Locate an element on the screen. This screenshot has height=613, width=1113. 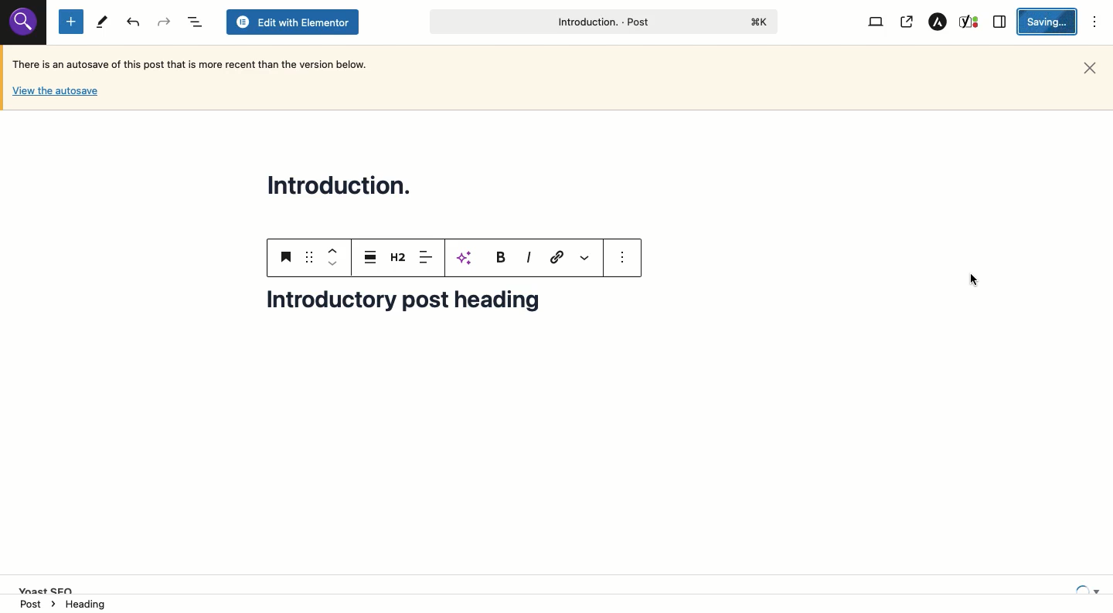
Italic is located at coordinates (529, 258).